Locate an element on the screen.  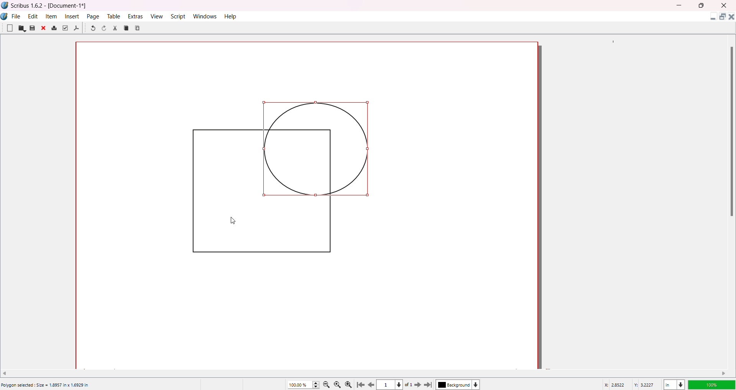
Logo is located at coordinates (5, 5).